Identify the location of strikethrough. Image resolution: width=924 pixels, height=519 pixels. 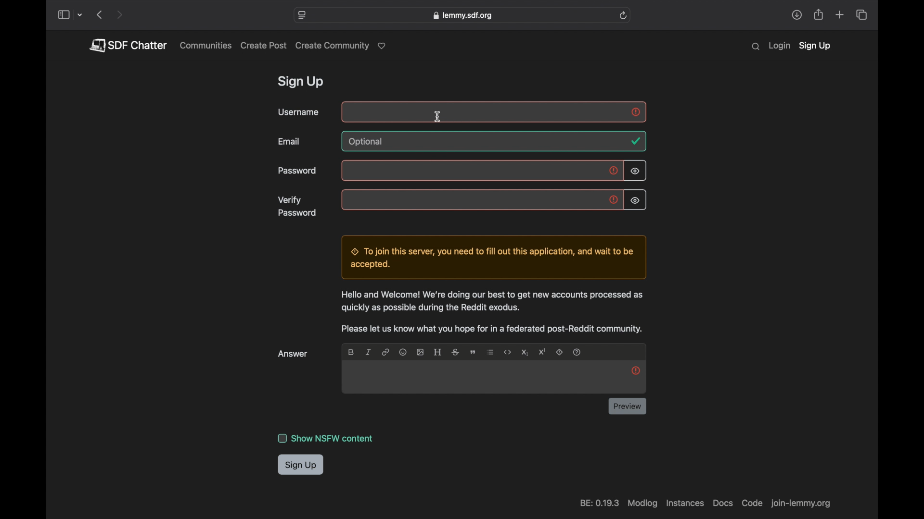
(455, 352).